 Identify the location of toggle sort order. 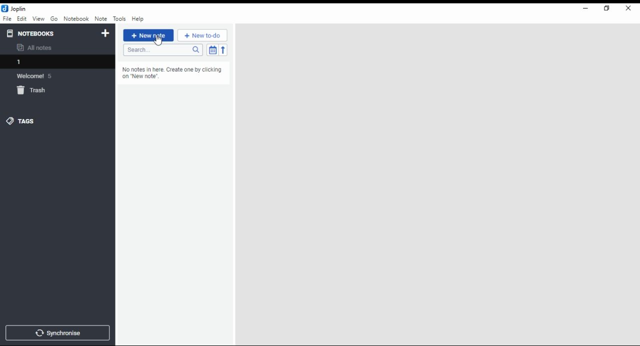
(212, 49).